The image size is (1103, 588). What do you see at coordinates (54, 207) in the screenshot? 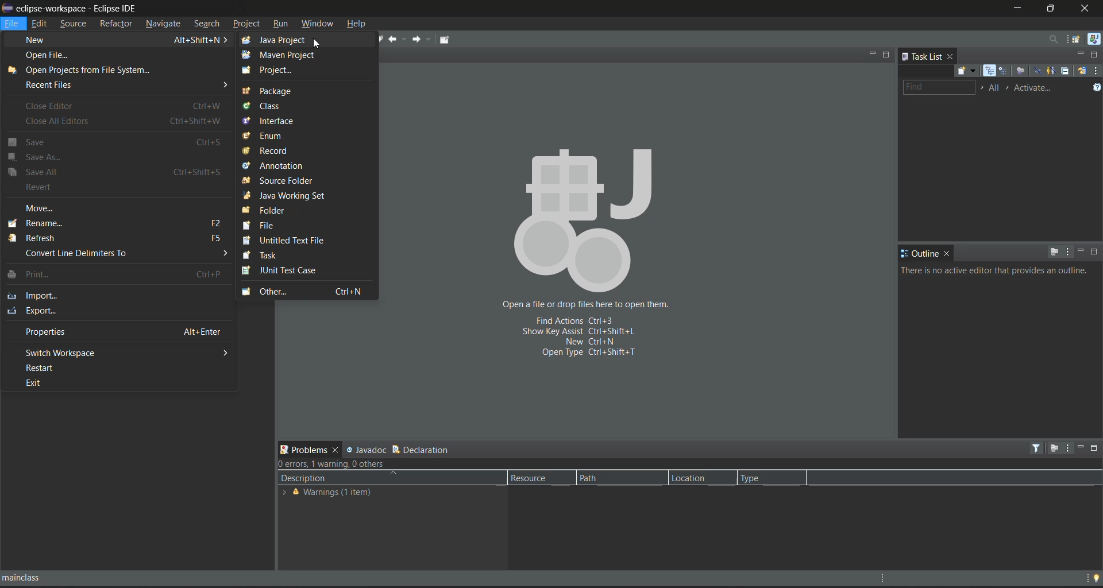
I see `move` at bounding box center [54, 207].